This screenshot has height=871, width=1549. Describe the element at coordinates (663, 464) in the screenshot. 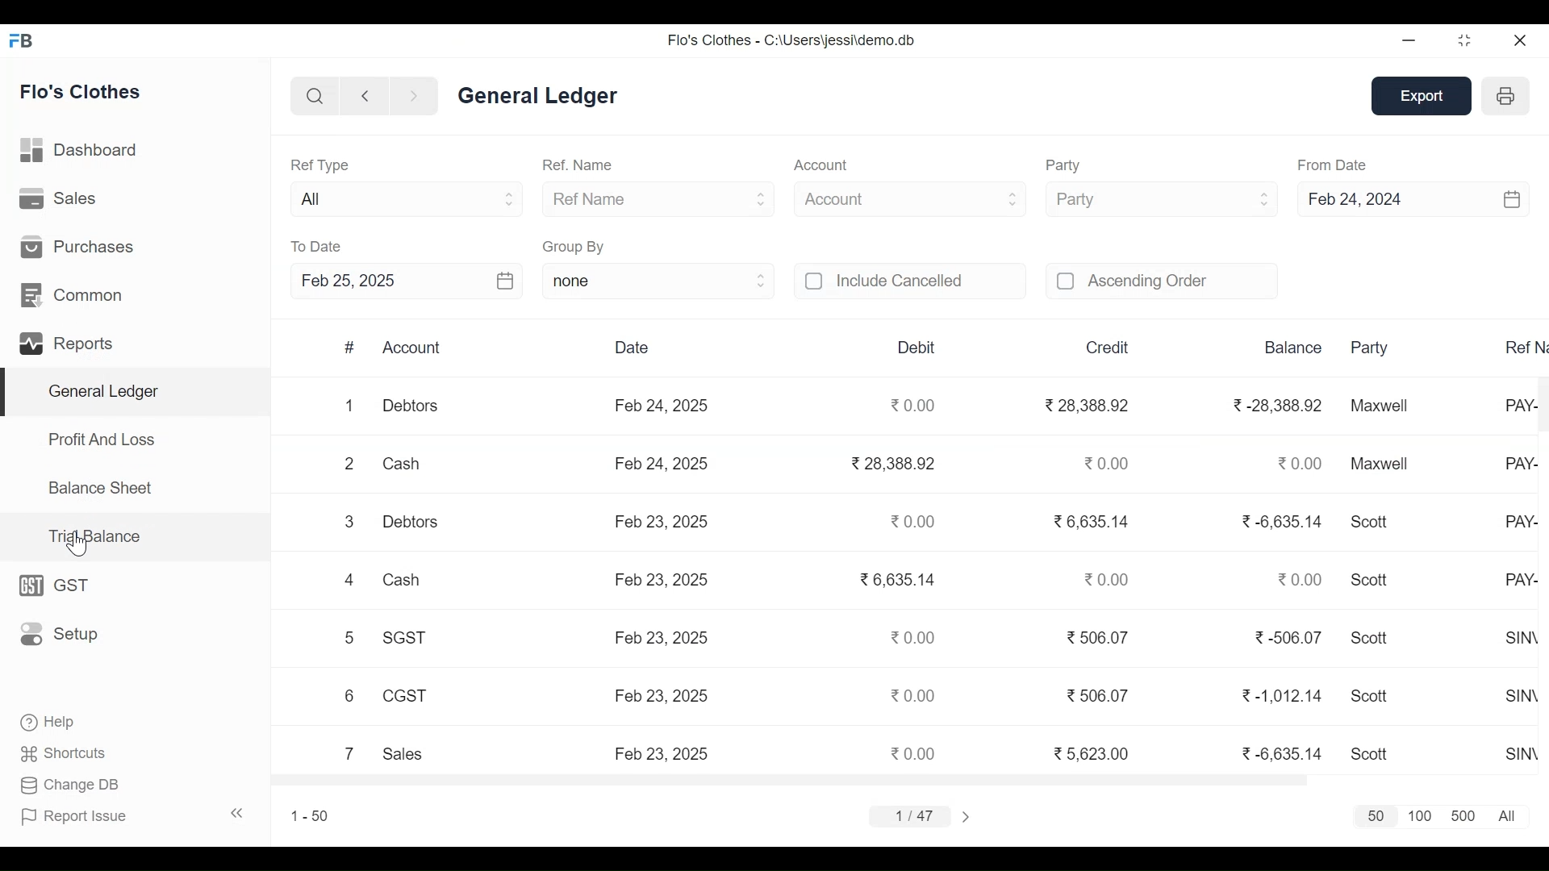

I see `Feb 24, 2025` at that location.